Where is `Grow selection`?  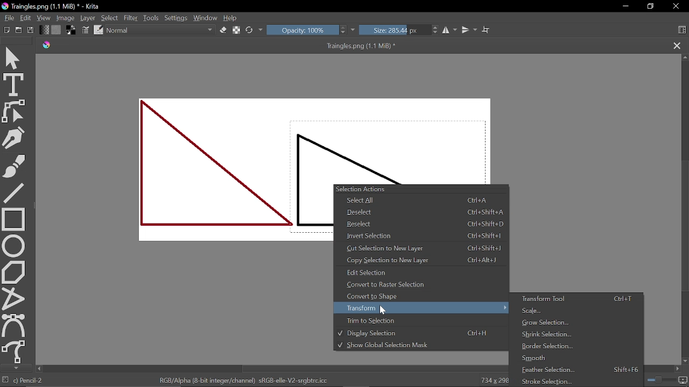 Grow selection is located at coordinates (572, 323).